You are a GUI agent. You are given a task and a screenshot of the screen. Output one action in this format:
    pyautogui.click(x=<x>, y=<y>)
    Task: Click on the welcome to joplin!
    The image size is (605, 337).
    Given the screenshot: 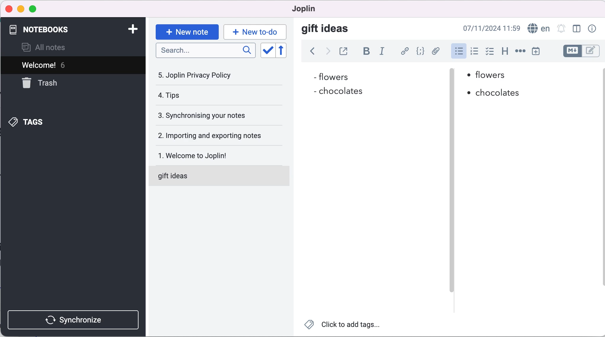 What is the action you would take?
    pyautogui.click(x=215, y=155)
    